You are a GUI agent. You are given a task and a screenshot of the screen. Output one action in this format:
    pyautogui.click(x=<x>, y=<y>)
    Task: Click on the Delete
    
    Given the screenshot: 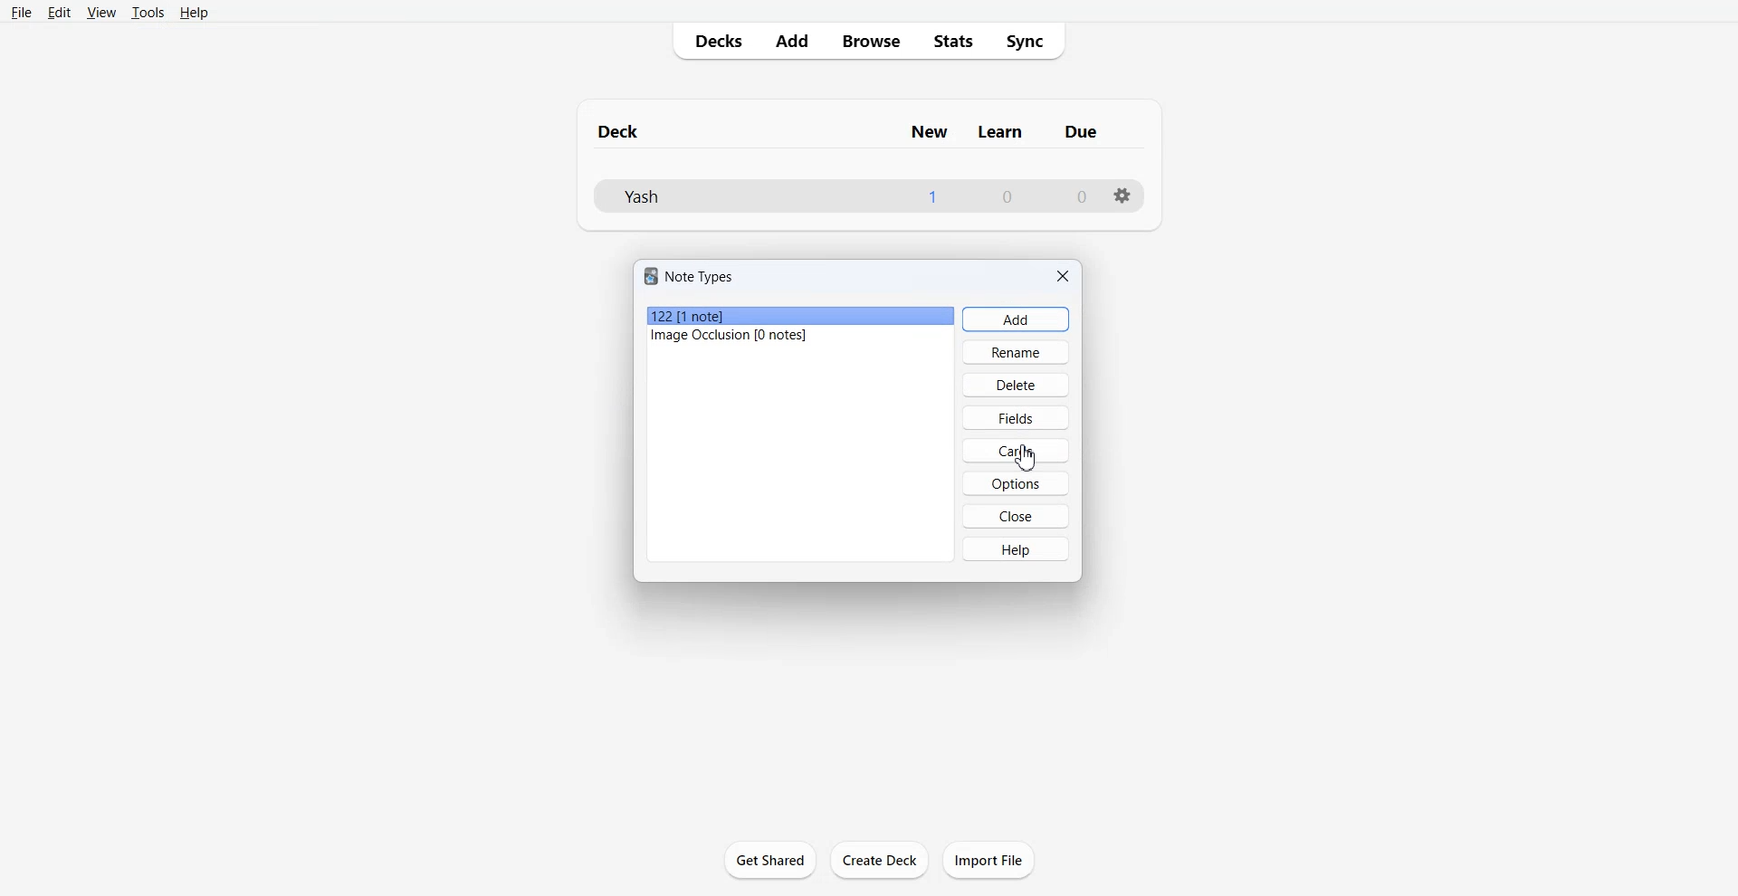 What is the action you would take?
    pyautogui.click(x=1016, y=384)
    